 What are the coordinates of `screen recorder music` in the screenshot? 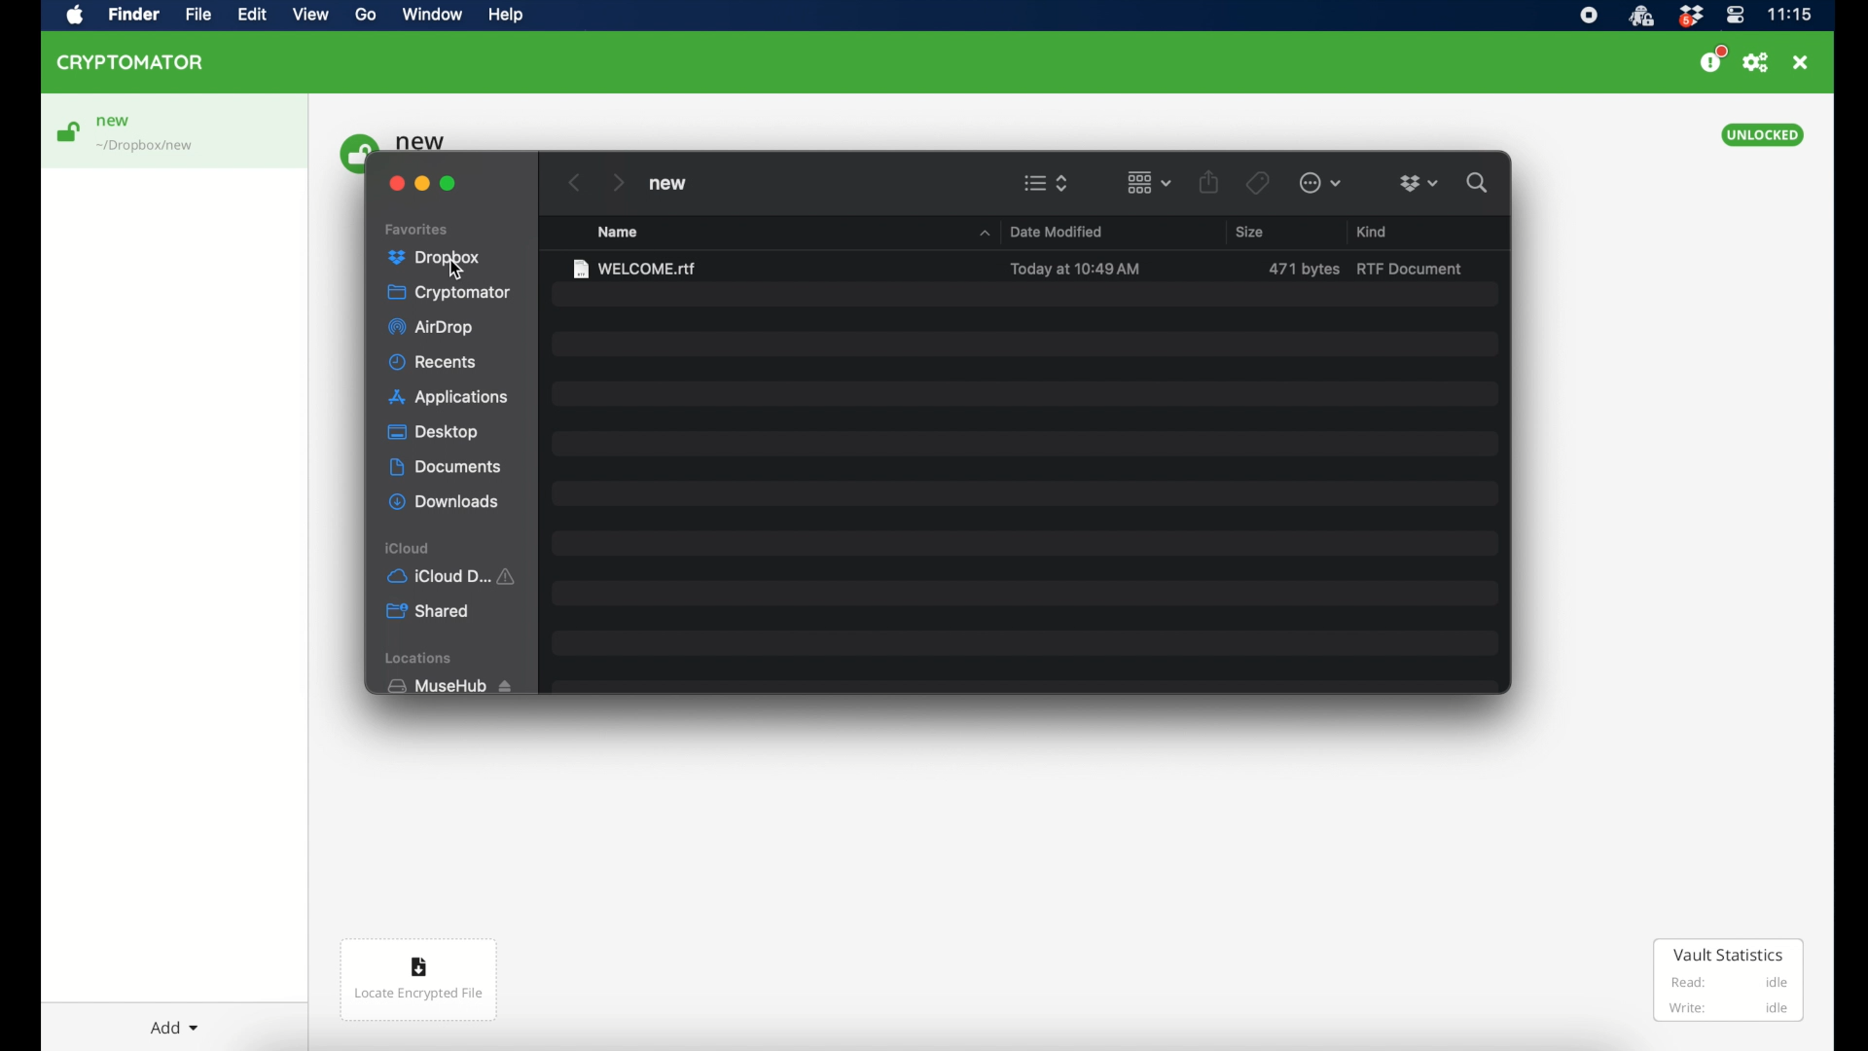 It's located at (1589, 16).